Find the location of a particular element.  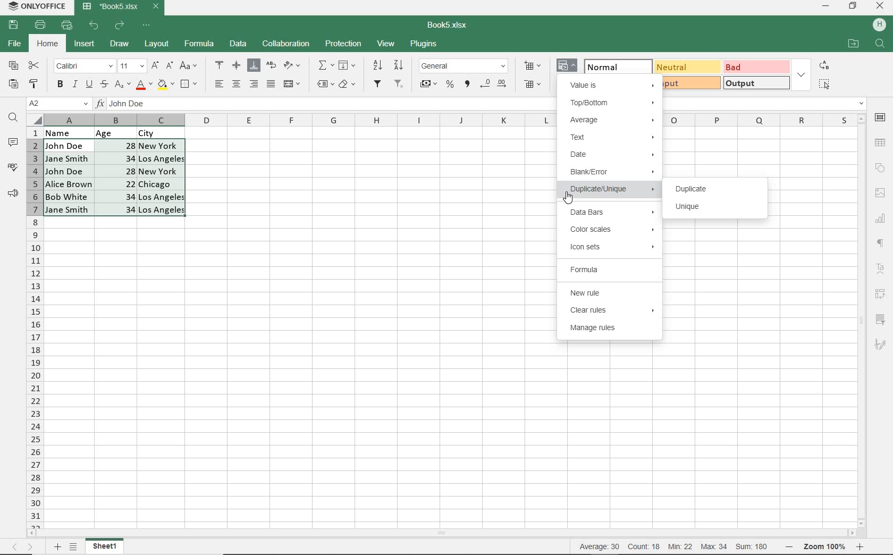

DELETE CELLS is located at coordinates (534, 85).